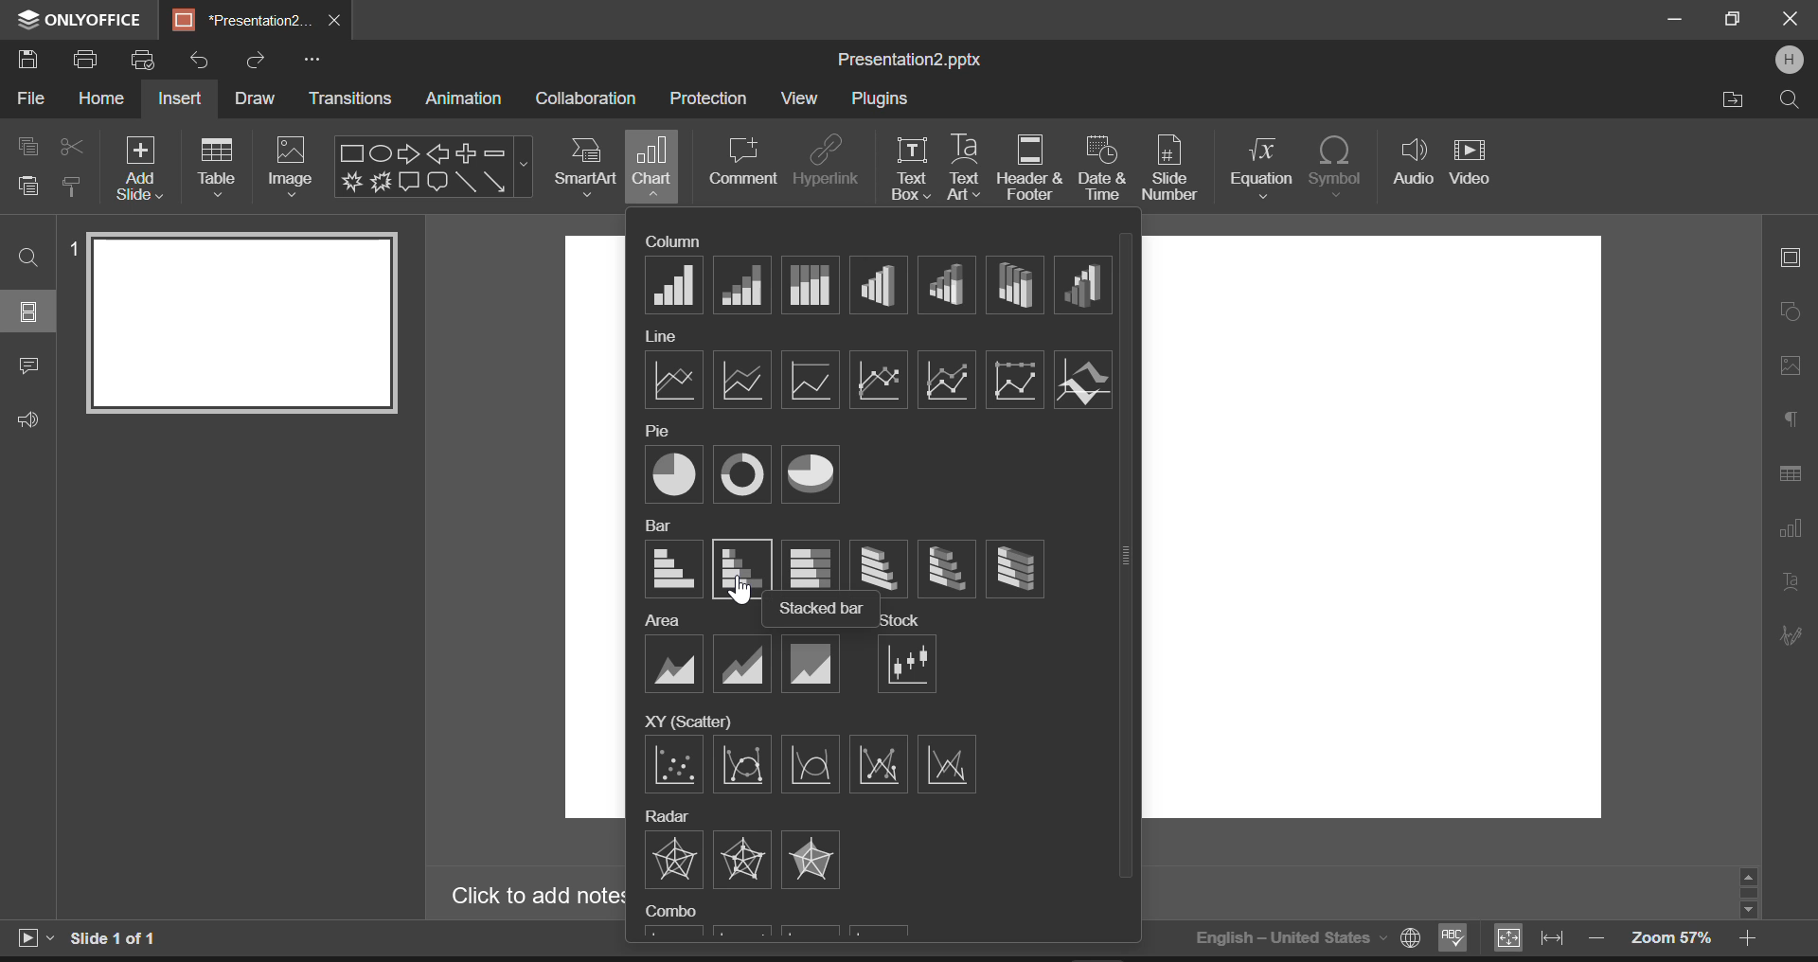  What do you see at coordinates (880, 379) in the screenshot?
I see `Line with markers` at bounding box center [880, 379].